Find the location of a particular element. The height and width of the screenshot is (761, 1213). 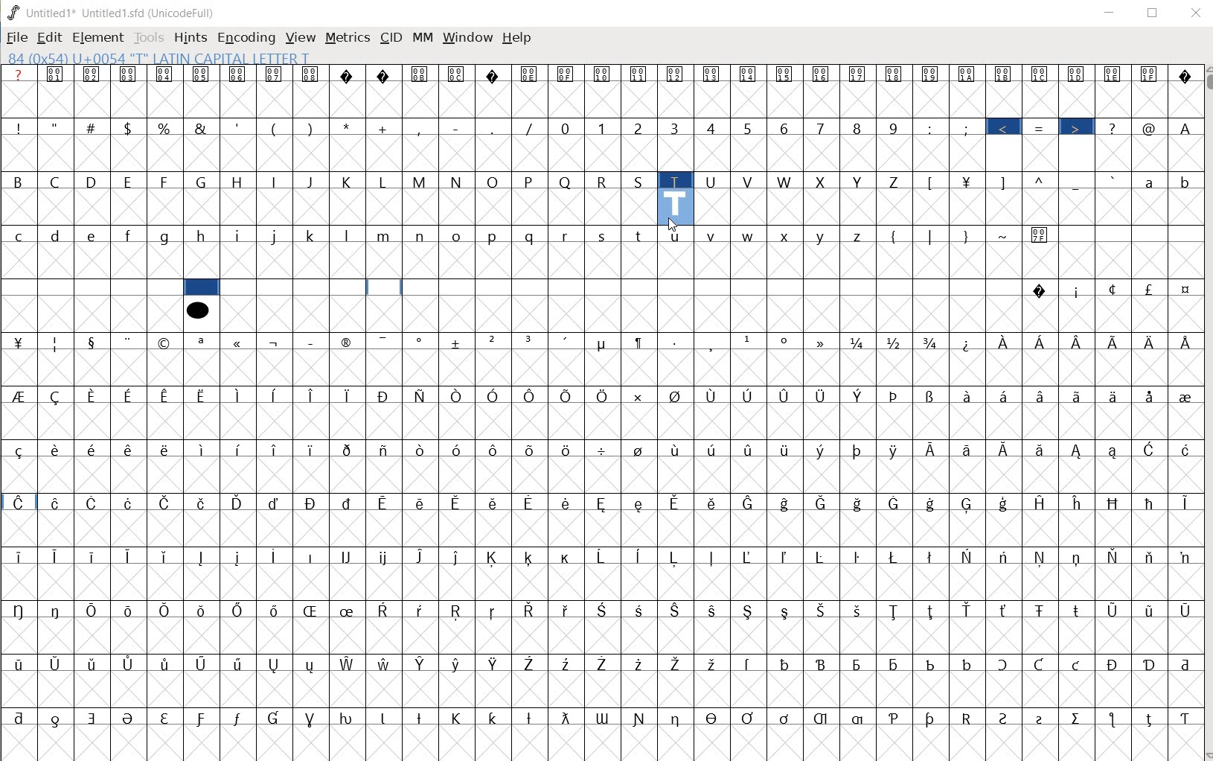

maximize is located at coordinates (1153, 13).